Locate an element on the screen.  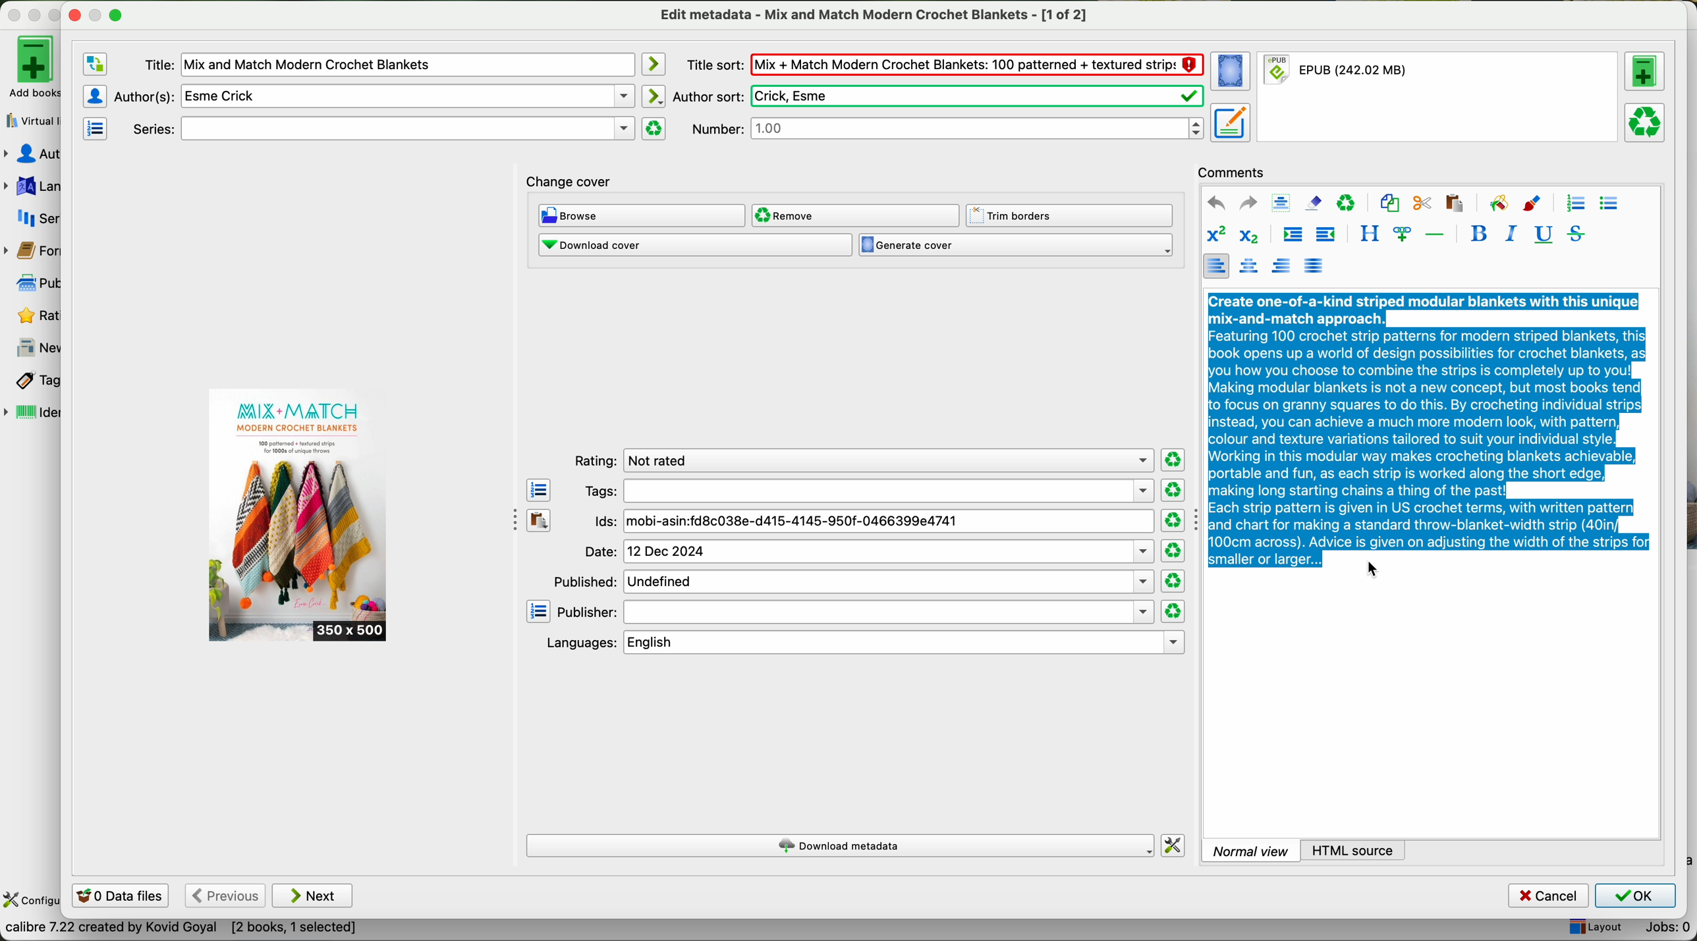
publisher is located at coordinates (856, 612).